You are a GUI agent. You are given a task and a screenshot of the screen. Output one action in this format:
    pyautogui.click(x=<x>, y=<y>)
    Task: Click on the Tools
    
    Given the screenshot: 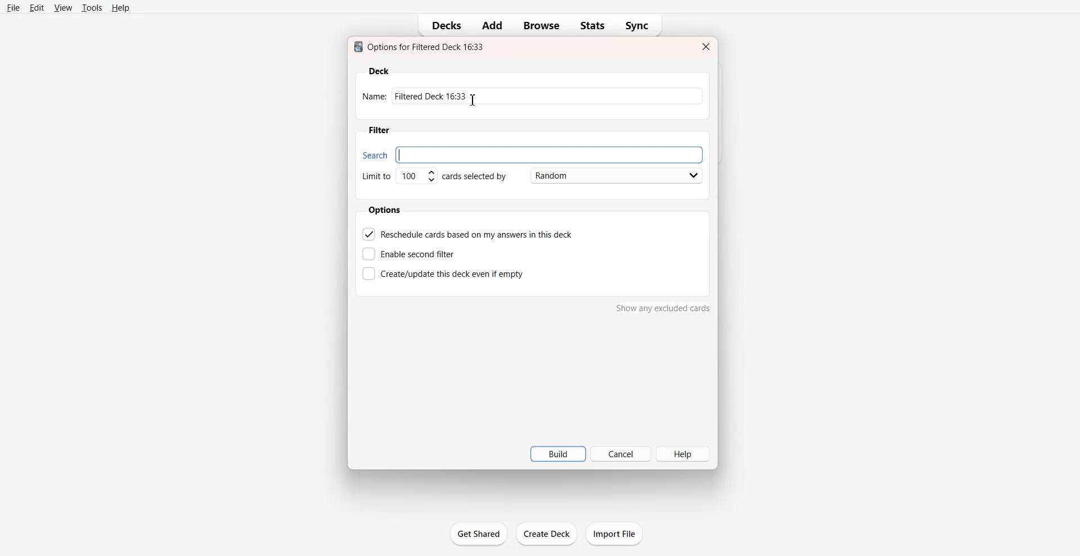 What is the action you would take?
    pyautogui.click(x=92, y=7)
    